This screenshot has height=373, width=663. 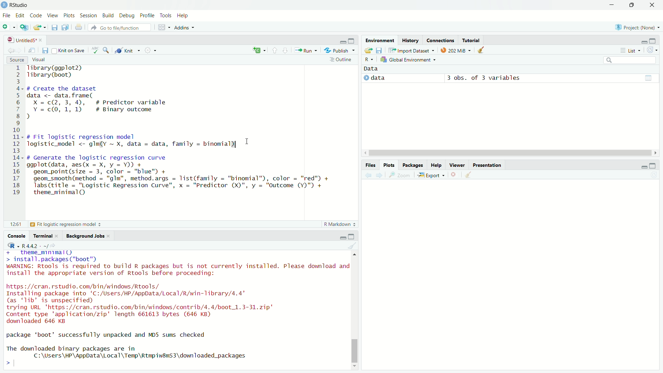 I want to click on Go forward to next source location, so click(x=20, y=51).